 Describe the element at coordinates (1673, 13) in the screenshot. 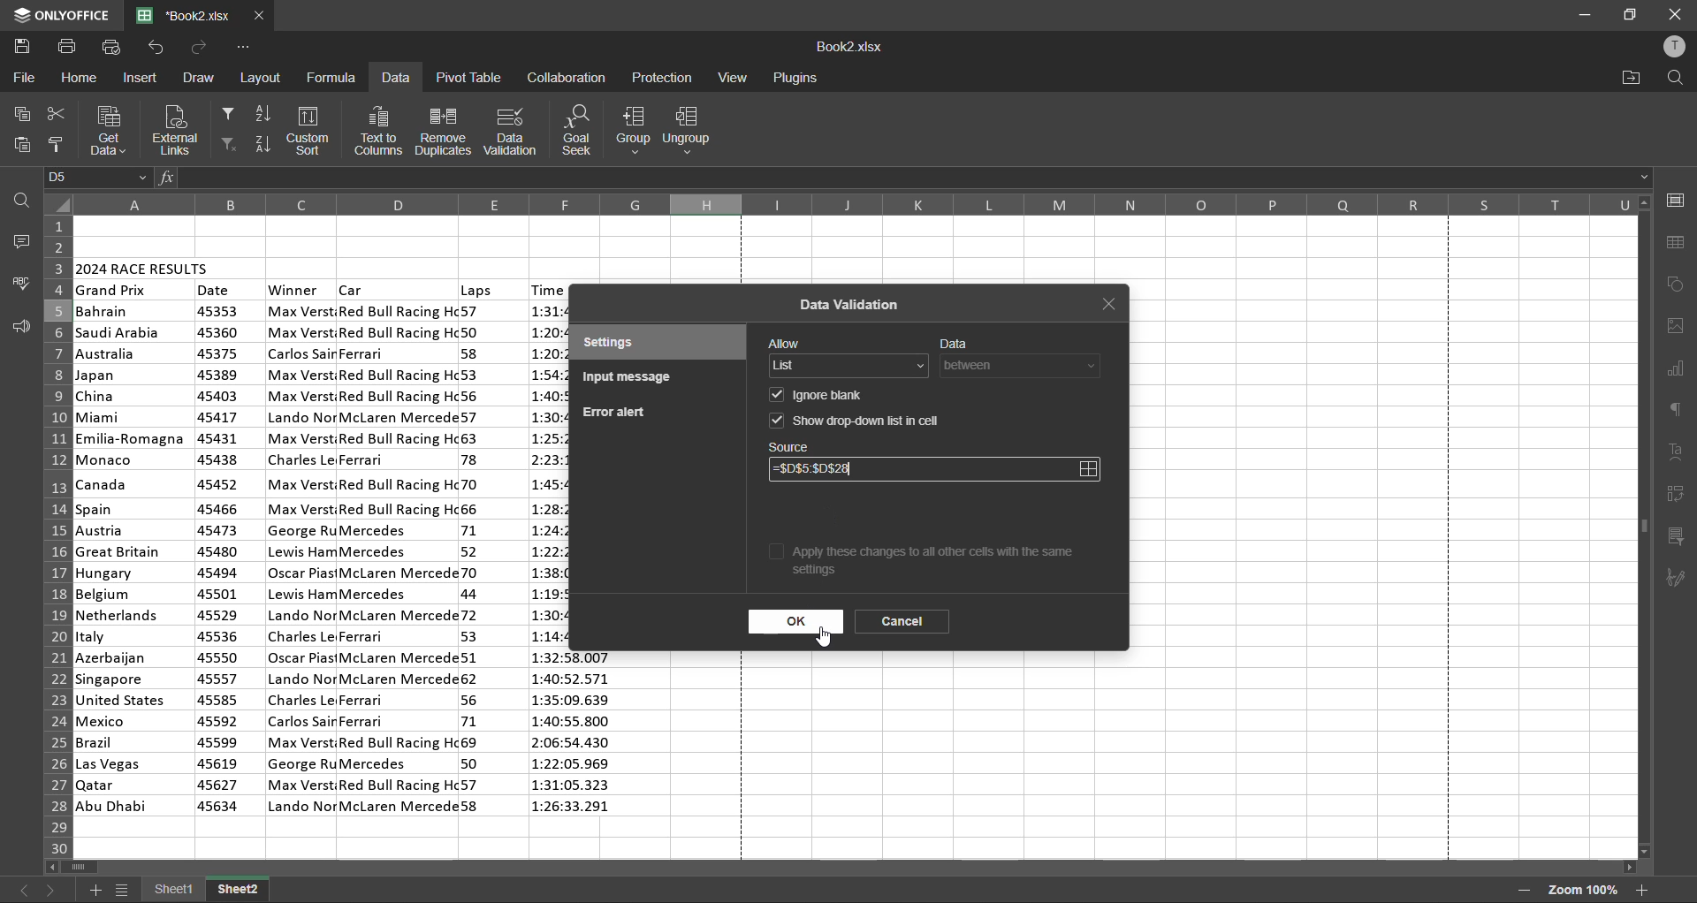

I see `close` at that location.